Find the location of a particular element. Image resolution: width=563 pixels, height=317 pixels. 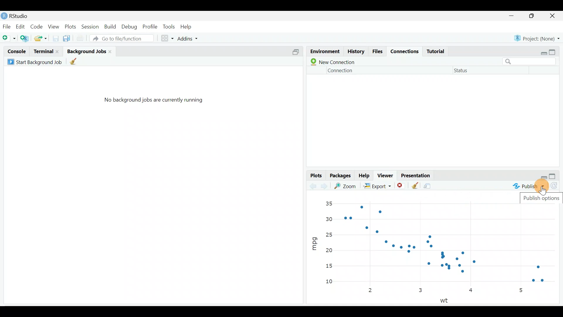

Help is located at coordinates (364, 176).